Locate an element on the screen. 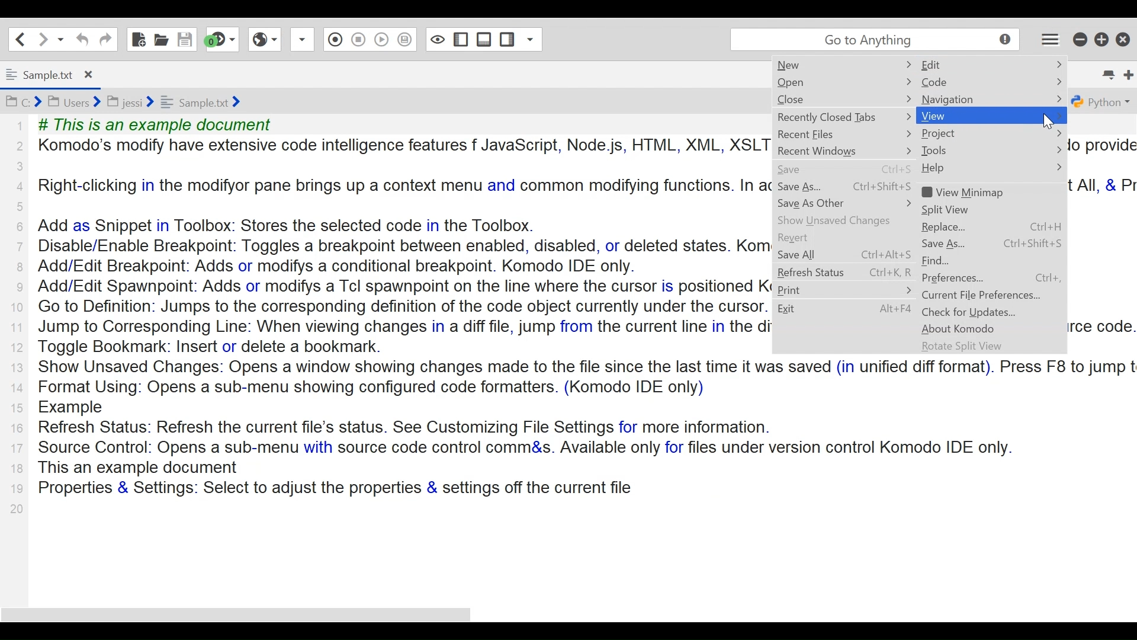 Image resolution: width=1137 pixels, height=640 pixels. Cursor is located at coordinates (1052, 121).